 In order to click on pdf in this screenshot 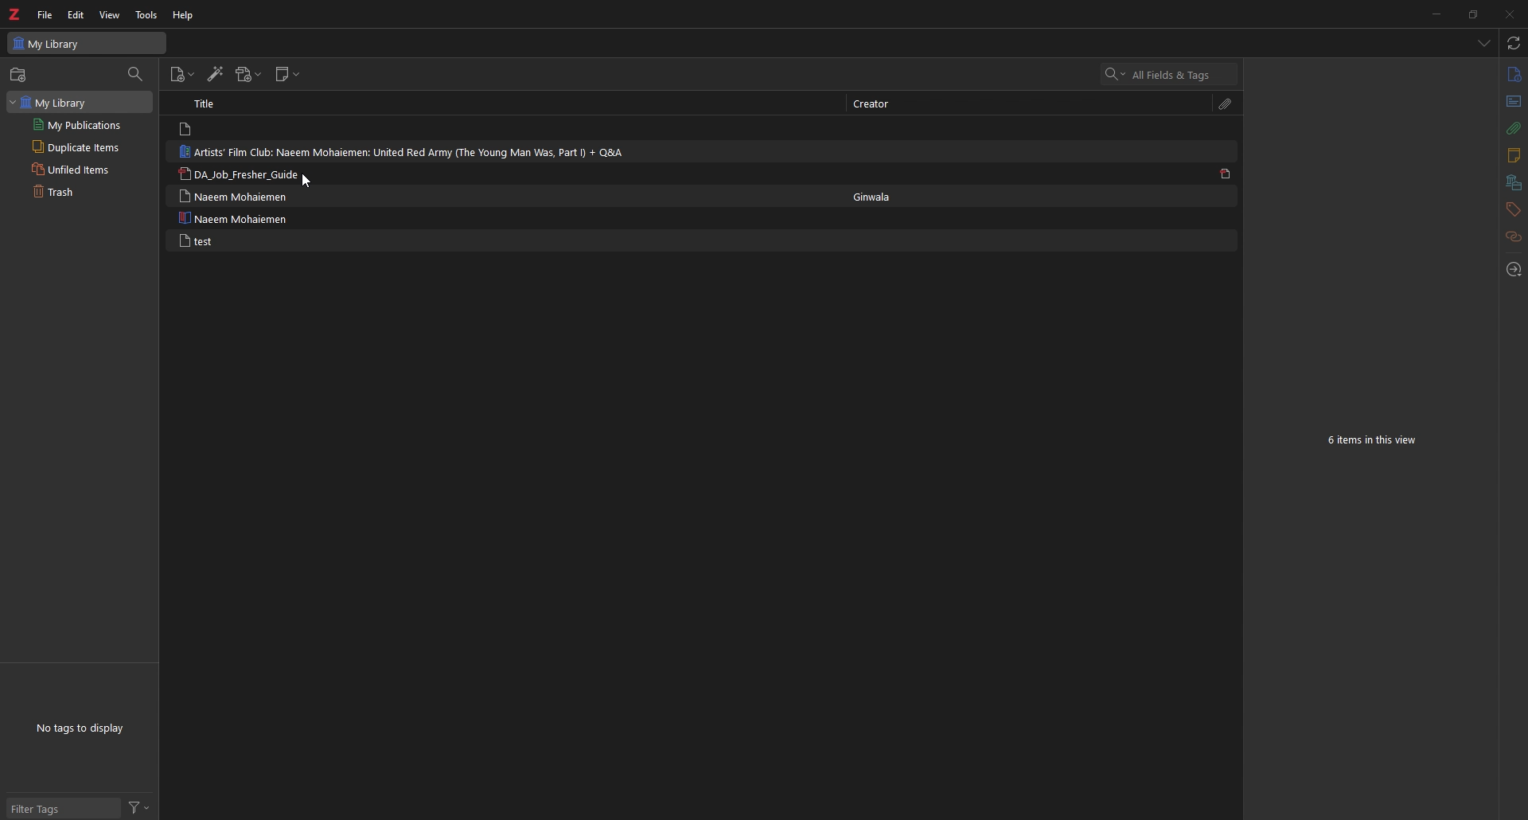, I will do `click(1225, 174)`.